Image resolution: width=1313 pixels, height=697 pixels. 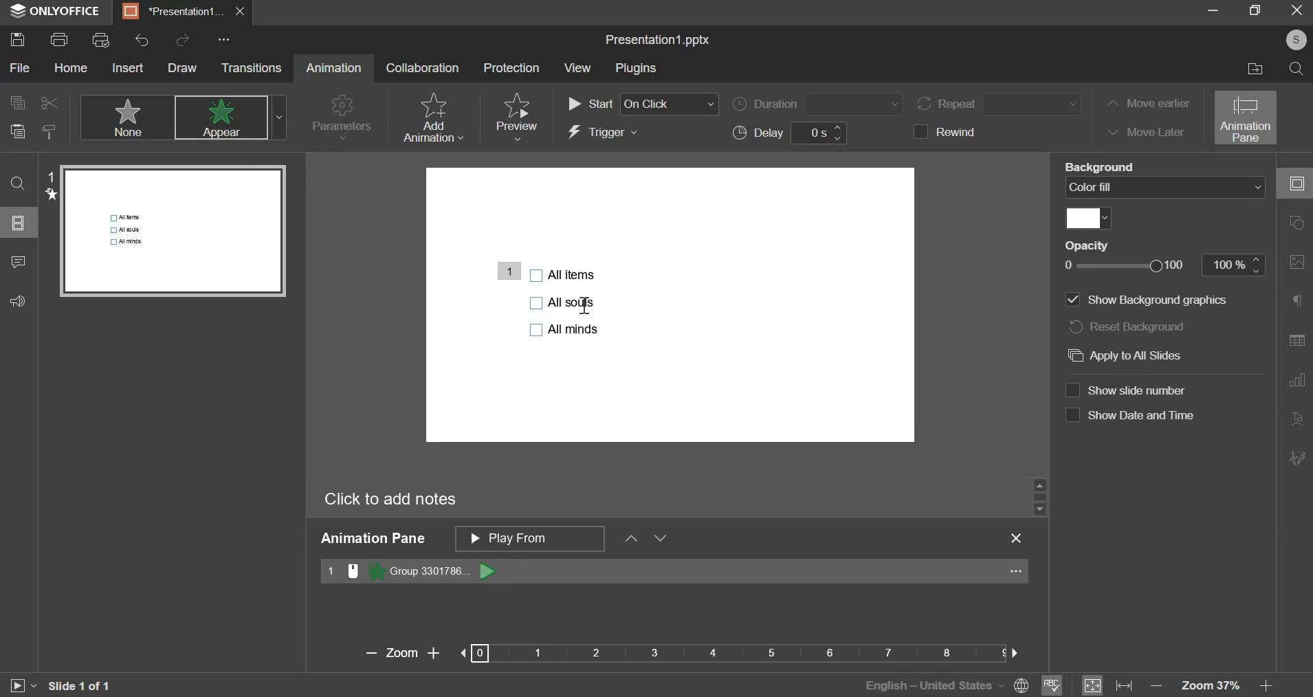 What do you see at coordinates (423, 67) in the screenshot?
I see `collaboration` at bounding box center [423, 67].